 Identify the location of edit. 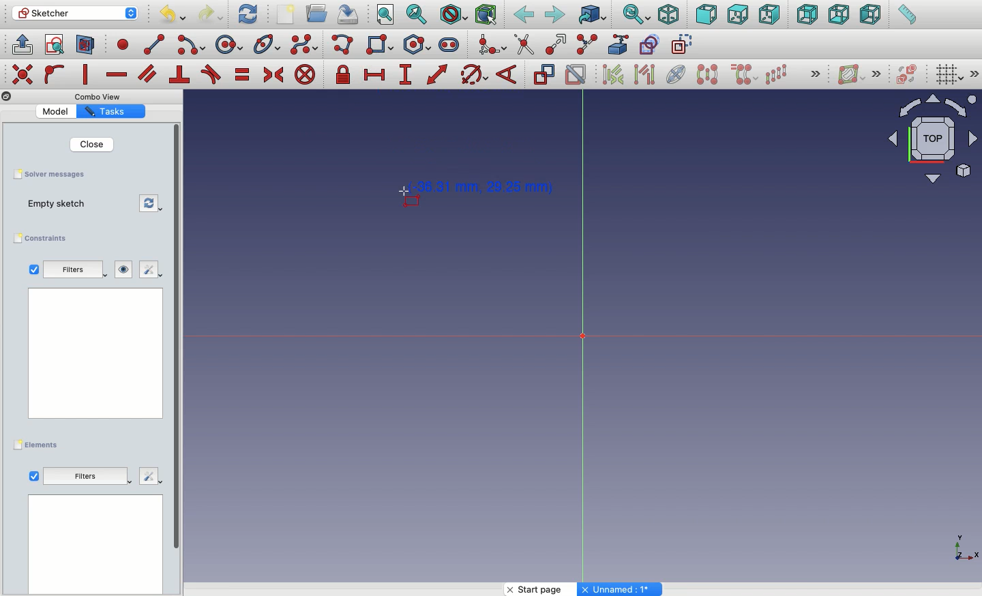
(148, 270).